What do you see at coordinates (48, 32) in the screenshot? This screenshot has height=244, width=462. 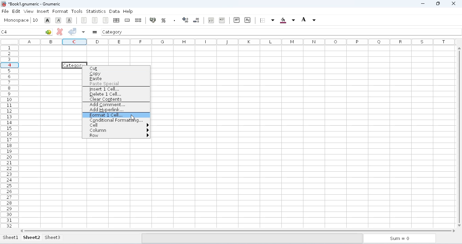 I see `go-to` at bounding box center [48, 32].